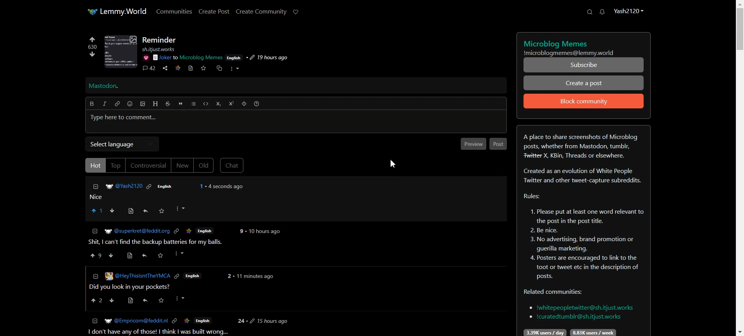 The height and width of the screenshot is (336, 744). What do you see at coordinates (261, 12) in the screenshot?
I see `Create Community` at bounding box center [261, 12].